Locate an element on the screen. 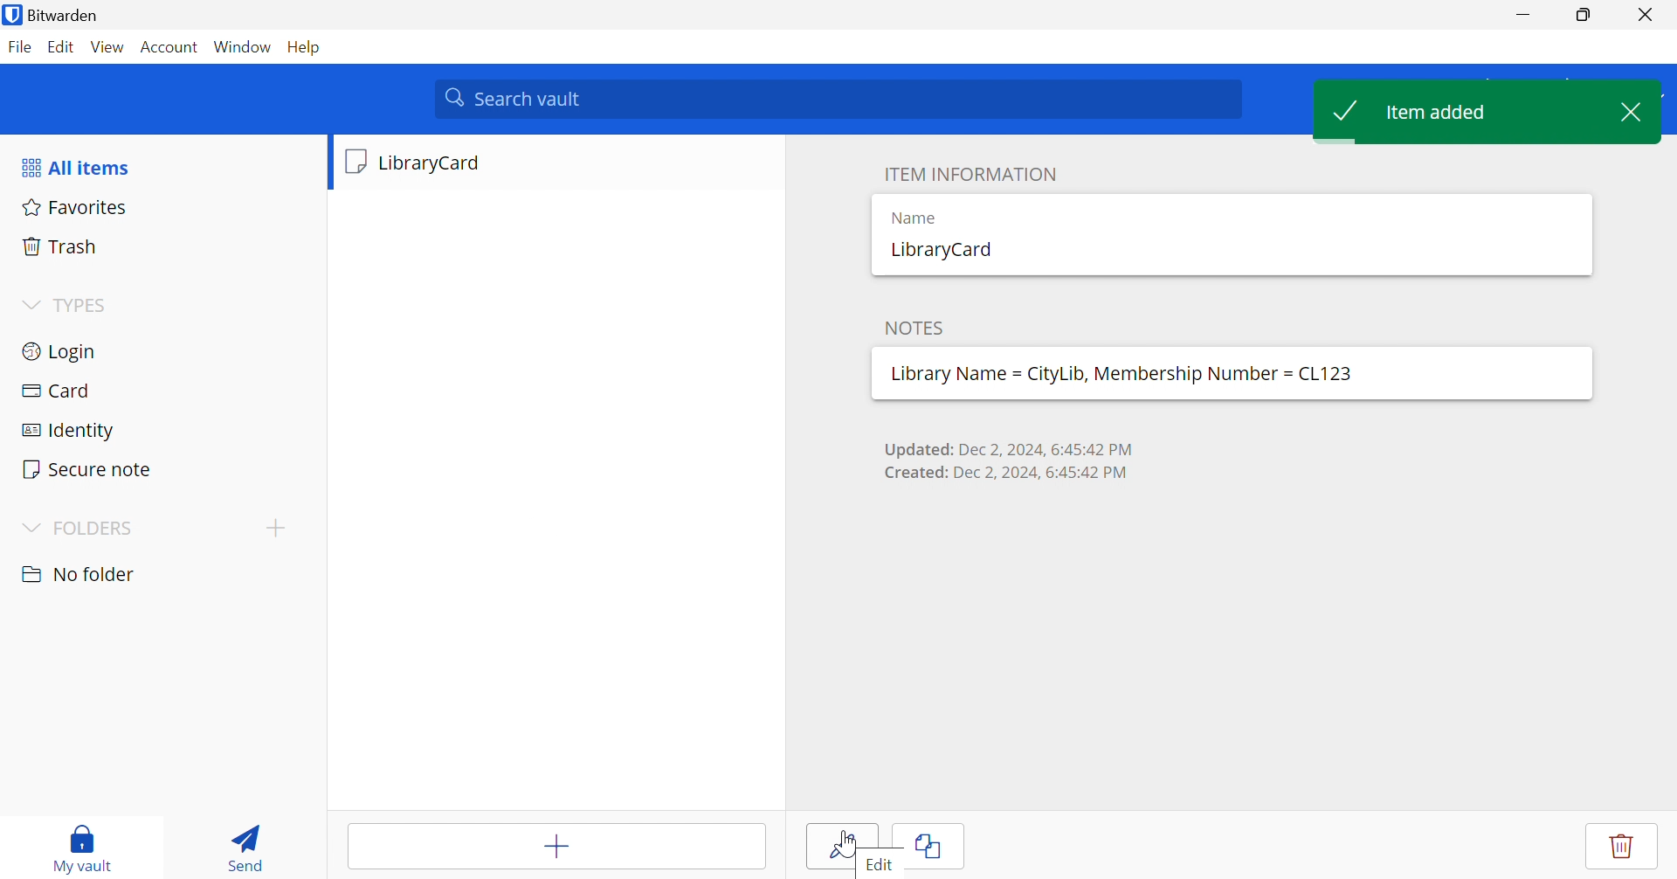  Edit is located at coordinates (64, 47).